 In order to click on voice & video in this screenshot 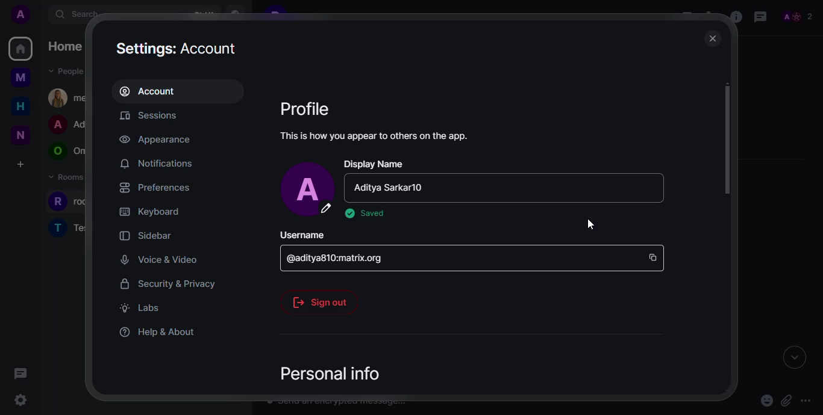, I will do `click(155, 259)`.